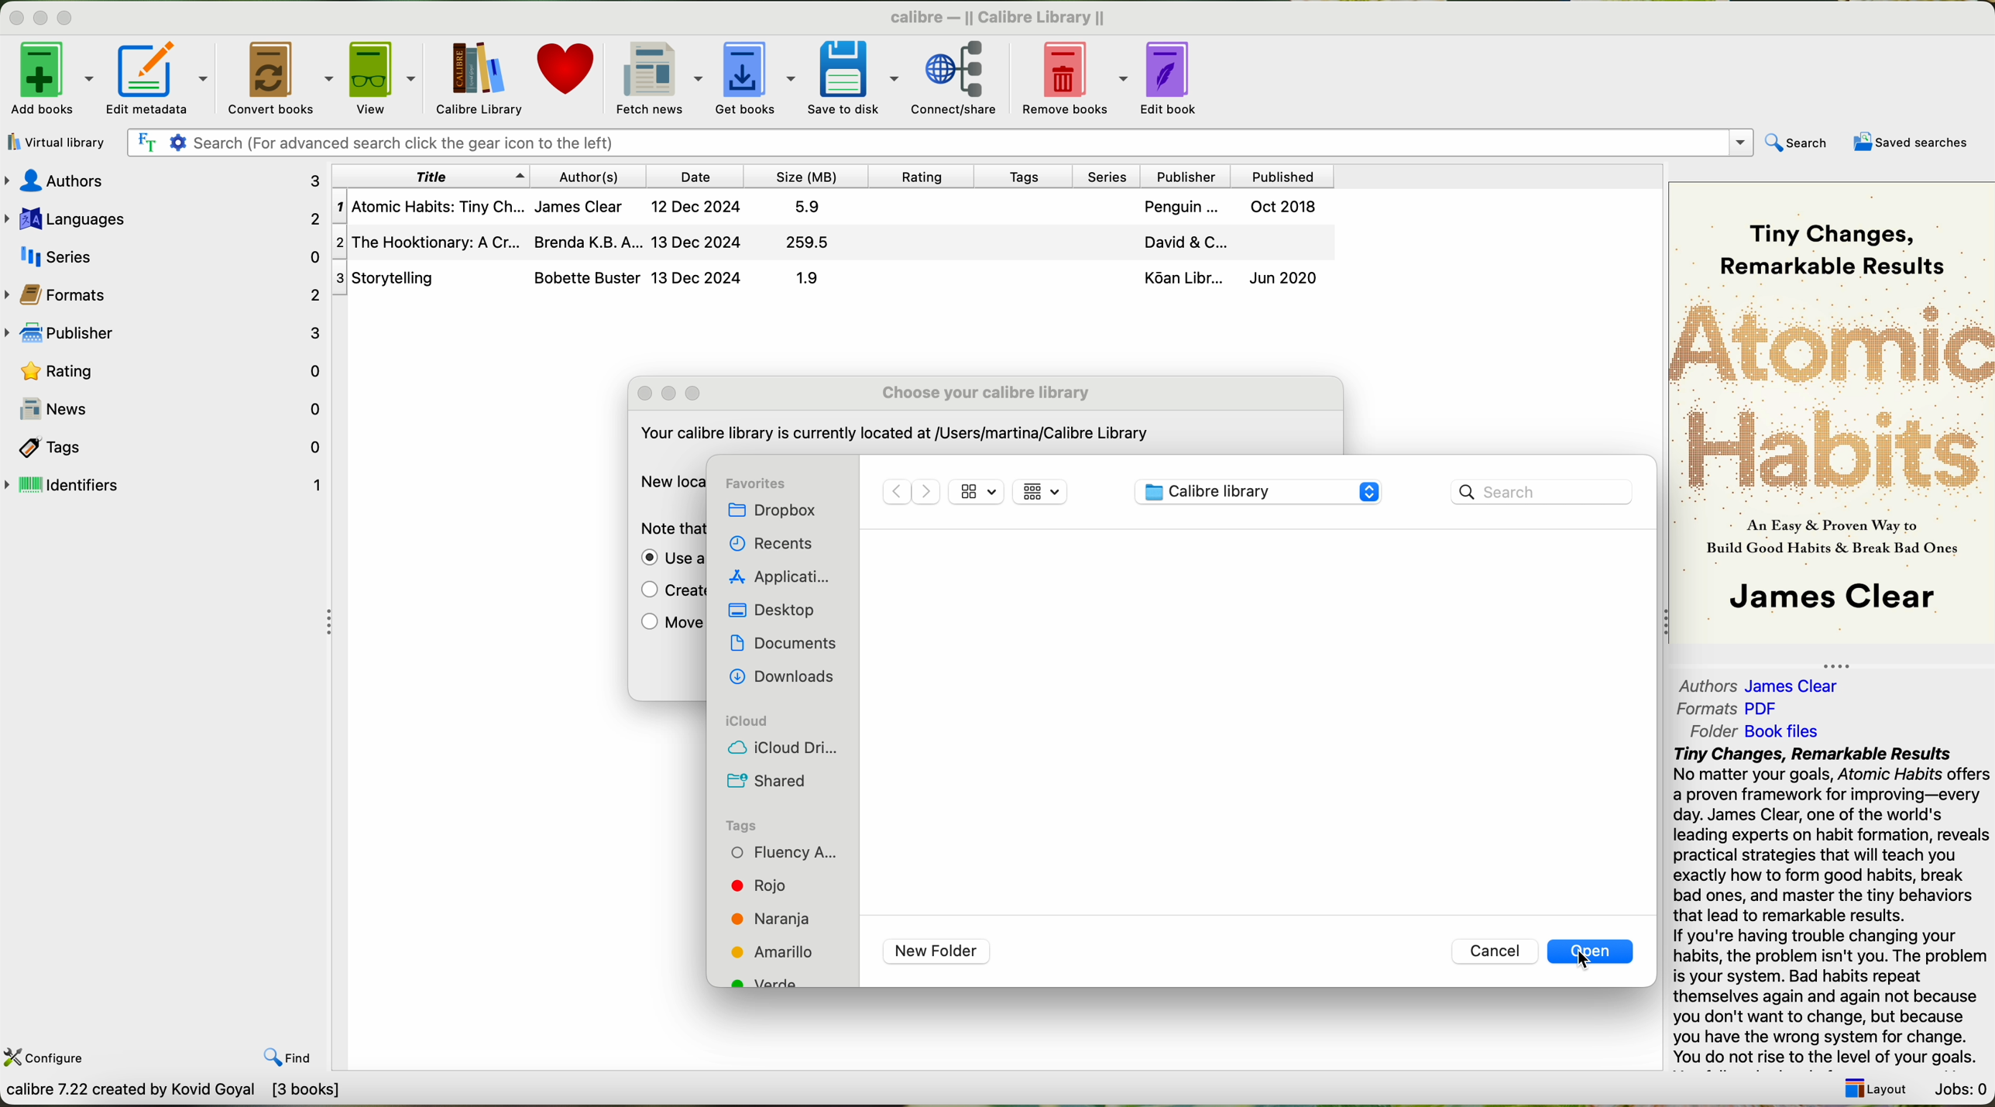 This screenshot has height=1107, width=1995. I want to click on title, so click(429, 177).